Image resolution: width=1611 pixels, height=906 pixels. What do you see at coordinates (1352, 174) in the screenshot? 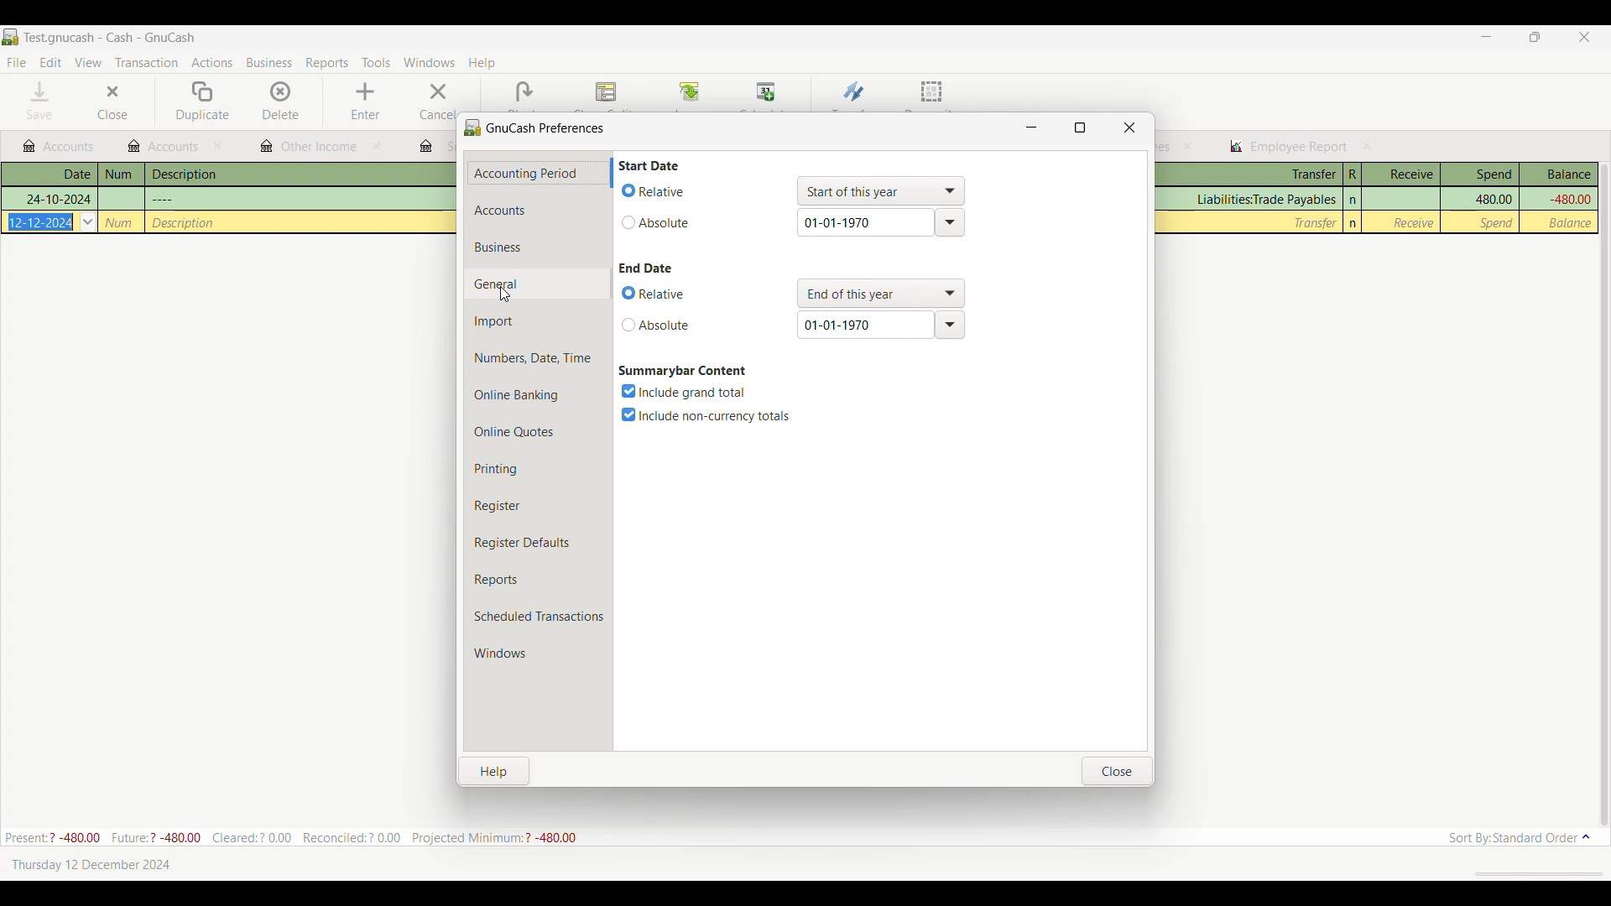
I see `R column` at bounding box center [1352, 174].